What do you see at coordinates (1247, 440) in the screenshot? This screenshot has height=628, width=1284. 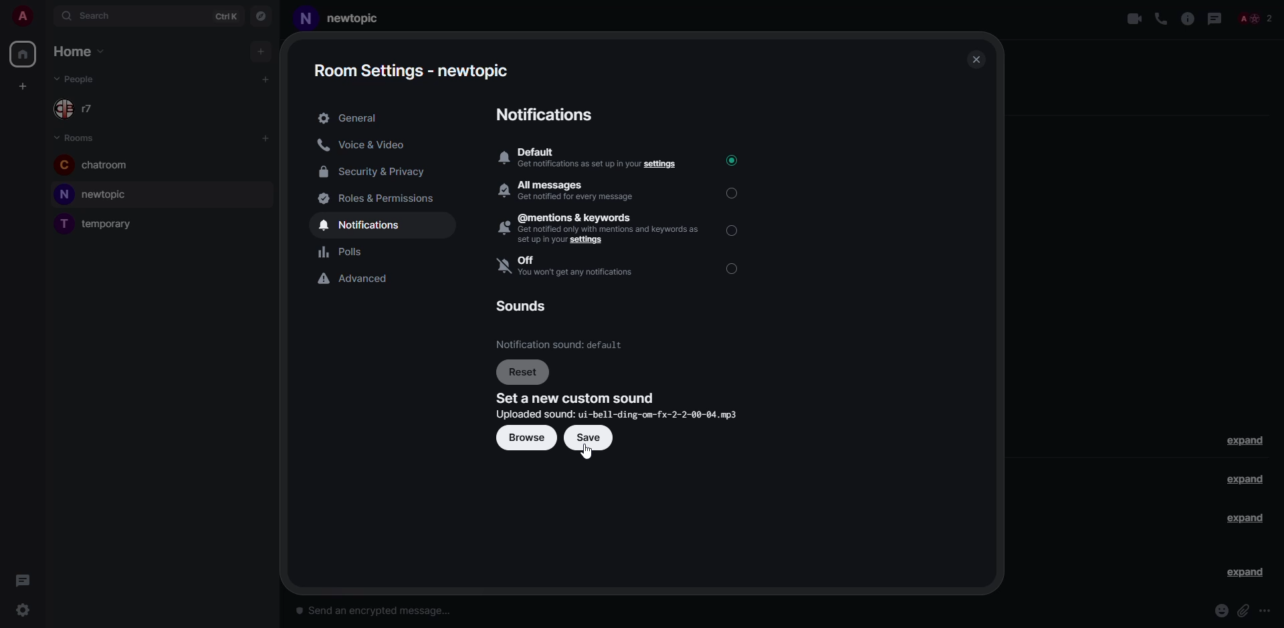 I see `expand` at bounding box center [1247, 440].